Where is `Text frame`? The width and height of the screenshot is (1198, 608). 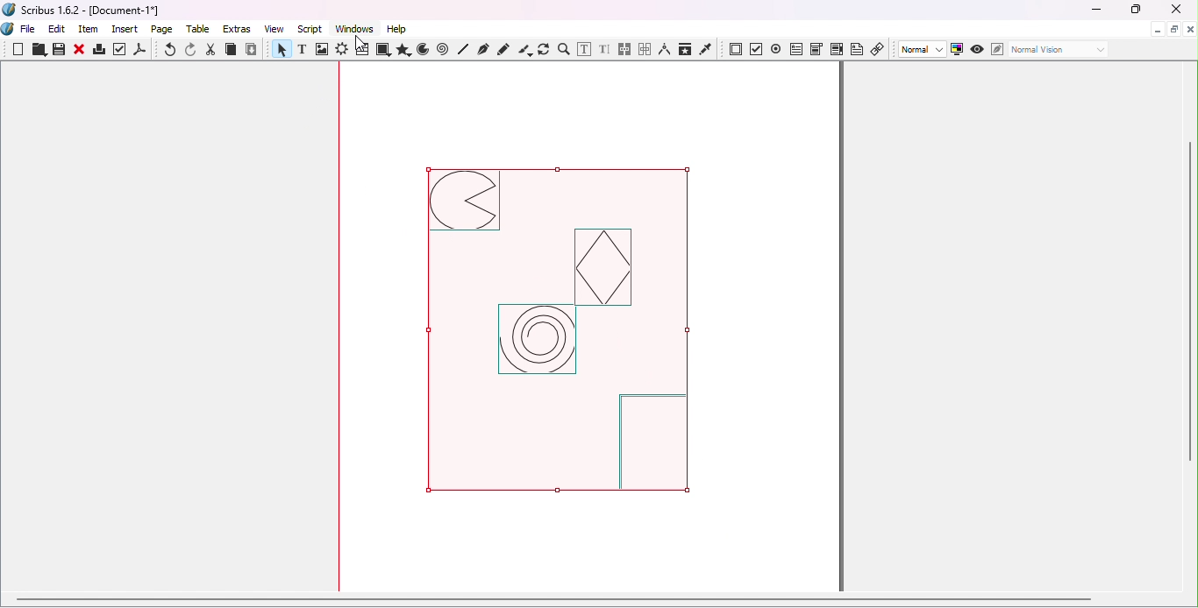
Text frame is located at coordinates (305, 51).